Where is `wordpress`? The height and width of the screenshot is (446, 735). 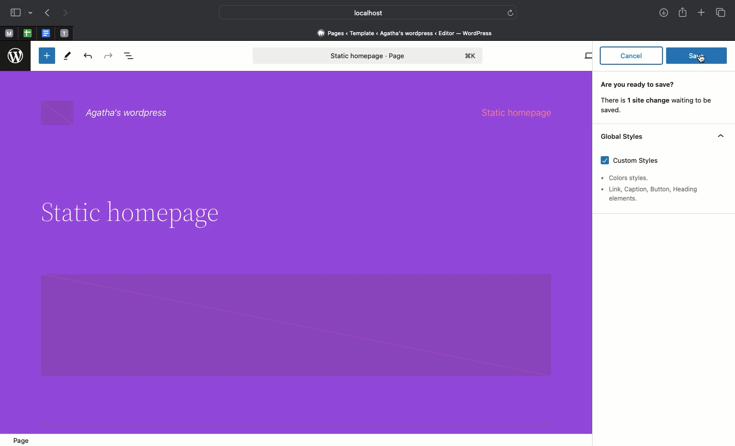
wordpress is located at coordinates (16, 56).